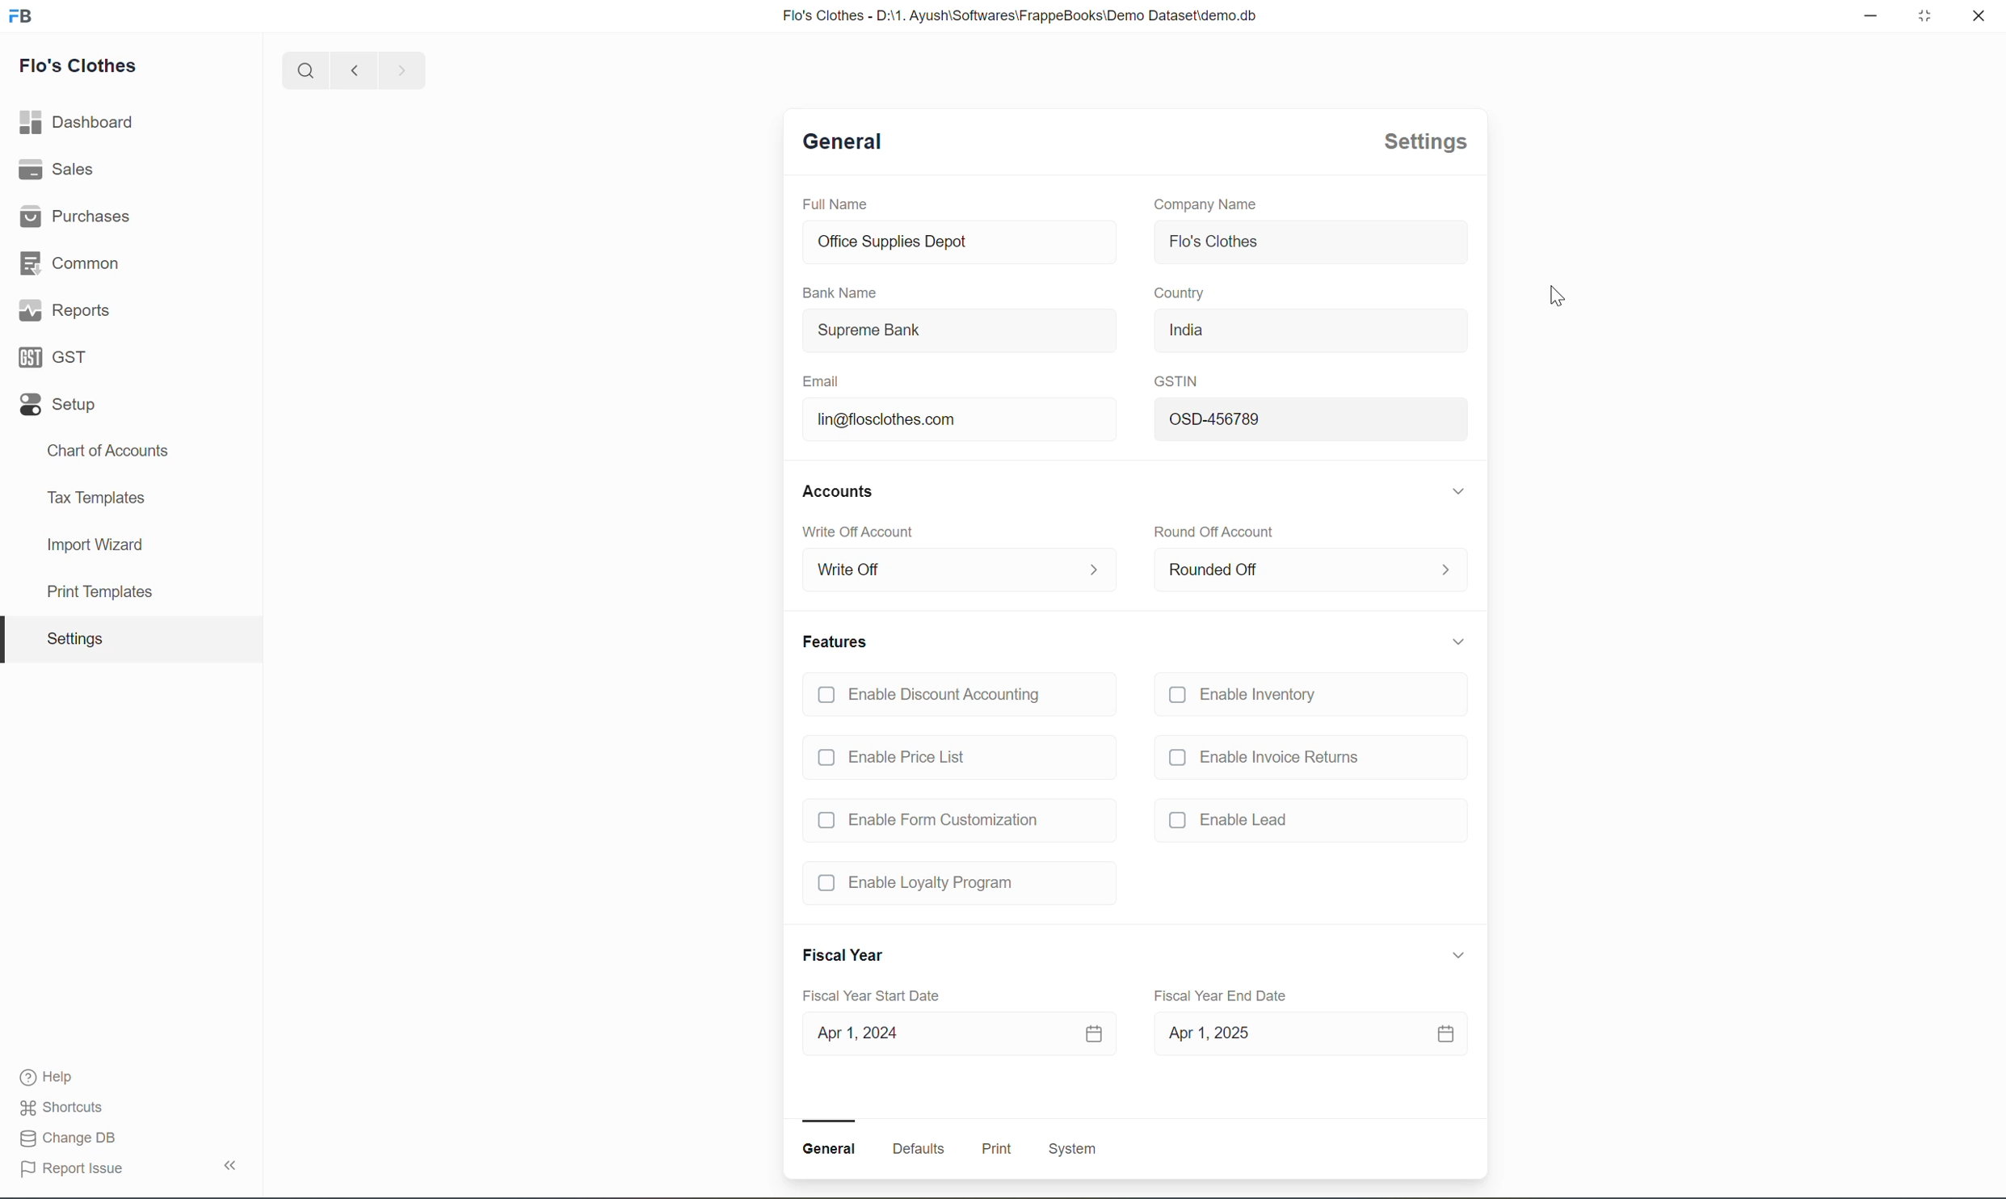  What do you see at coordinates (1310, 418) in the screenshot?
I see `OSD-456789` at bounding box center [1310, 418].